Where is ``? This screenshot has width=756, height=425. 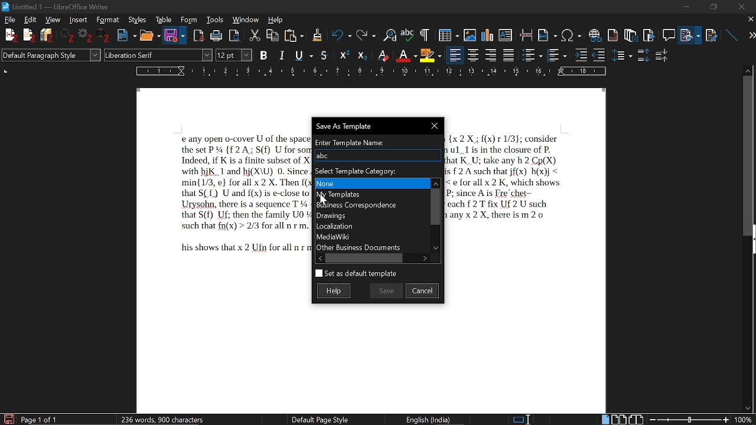  is located at coordinates (105, 37).